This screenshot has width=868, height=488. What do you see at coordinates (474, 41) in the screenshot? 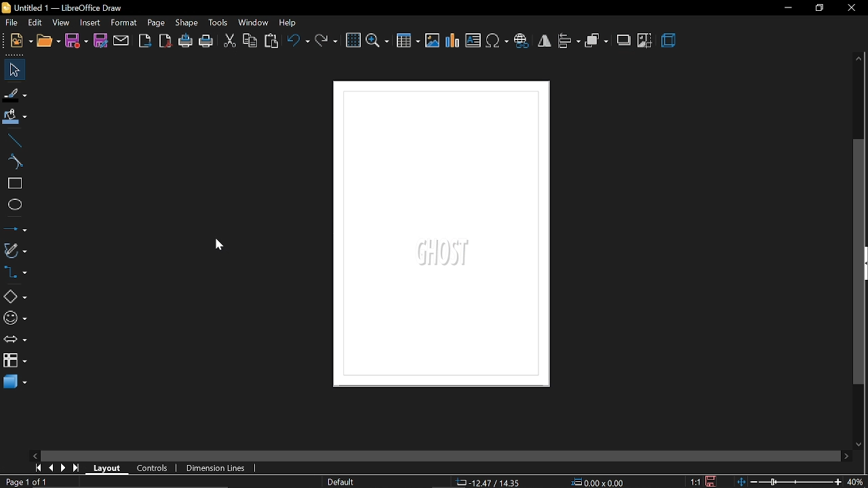
I see `insert text` at bounding box center [474, 41].